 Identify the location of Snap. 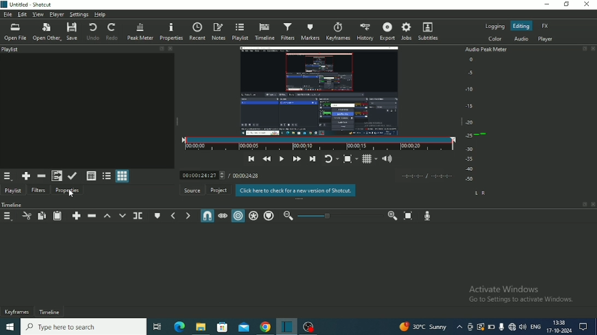
(207, 216).